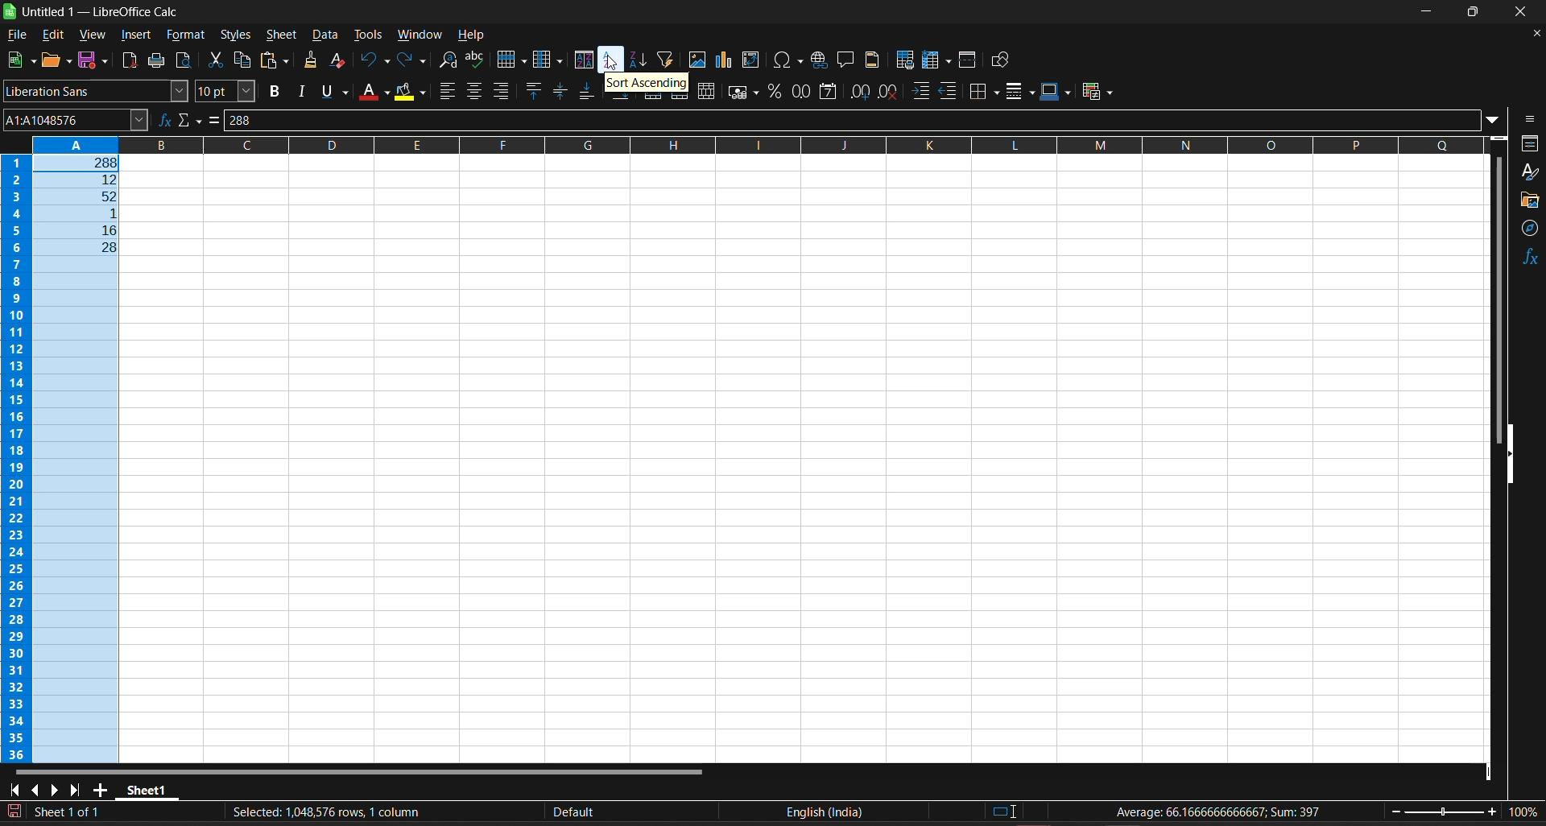  I want to click on selection mode, so click(1004, 812).